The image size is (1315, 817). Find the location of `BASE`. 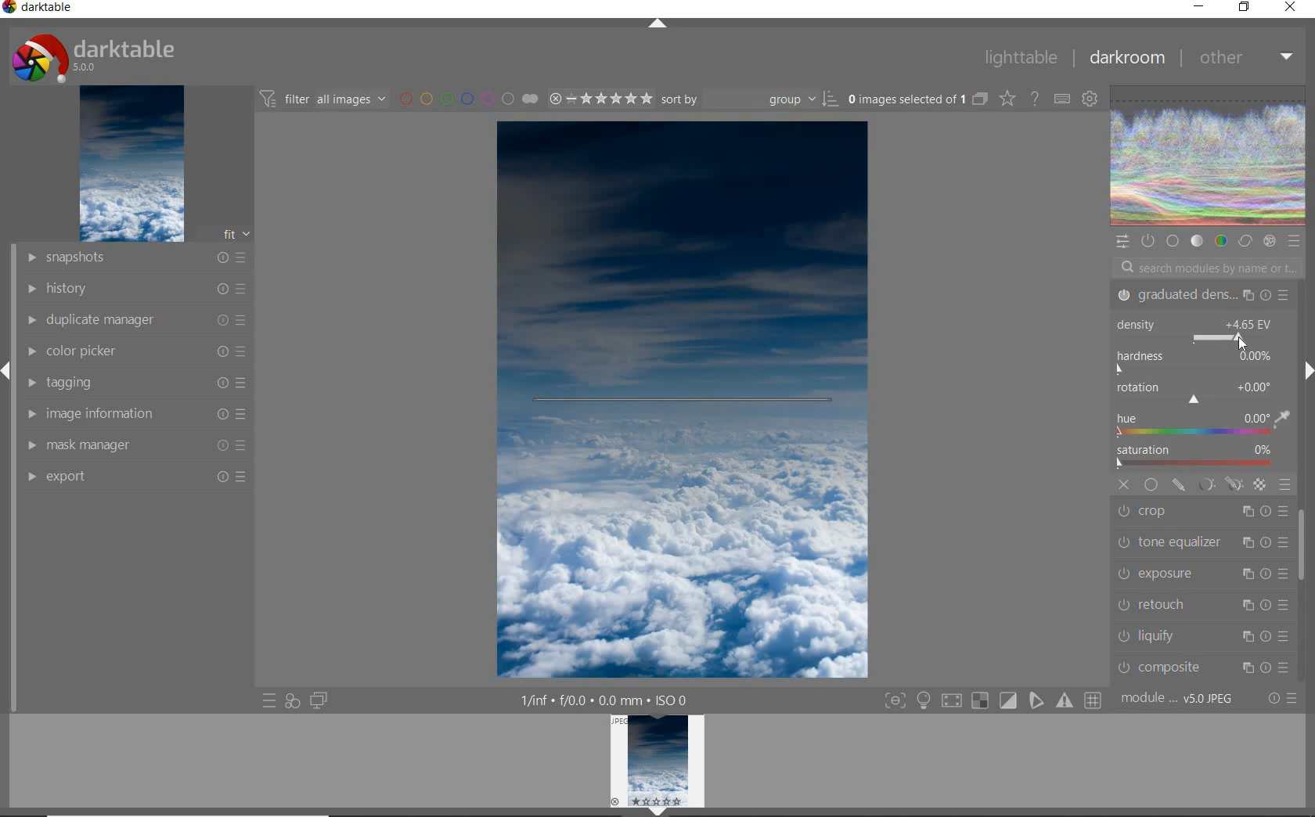

BASE is located at coordinates (1174, 241).